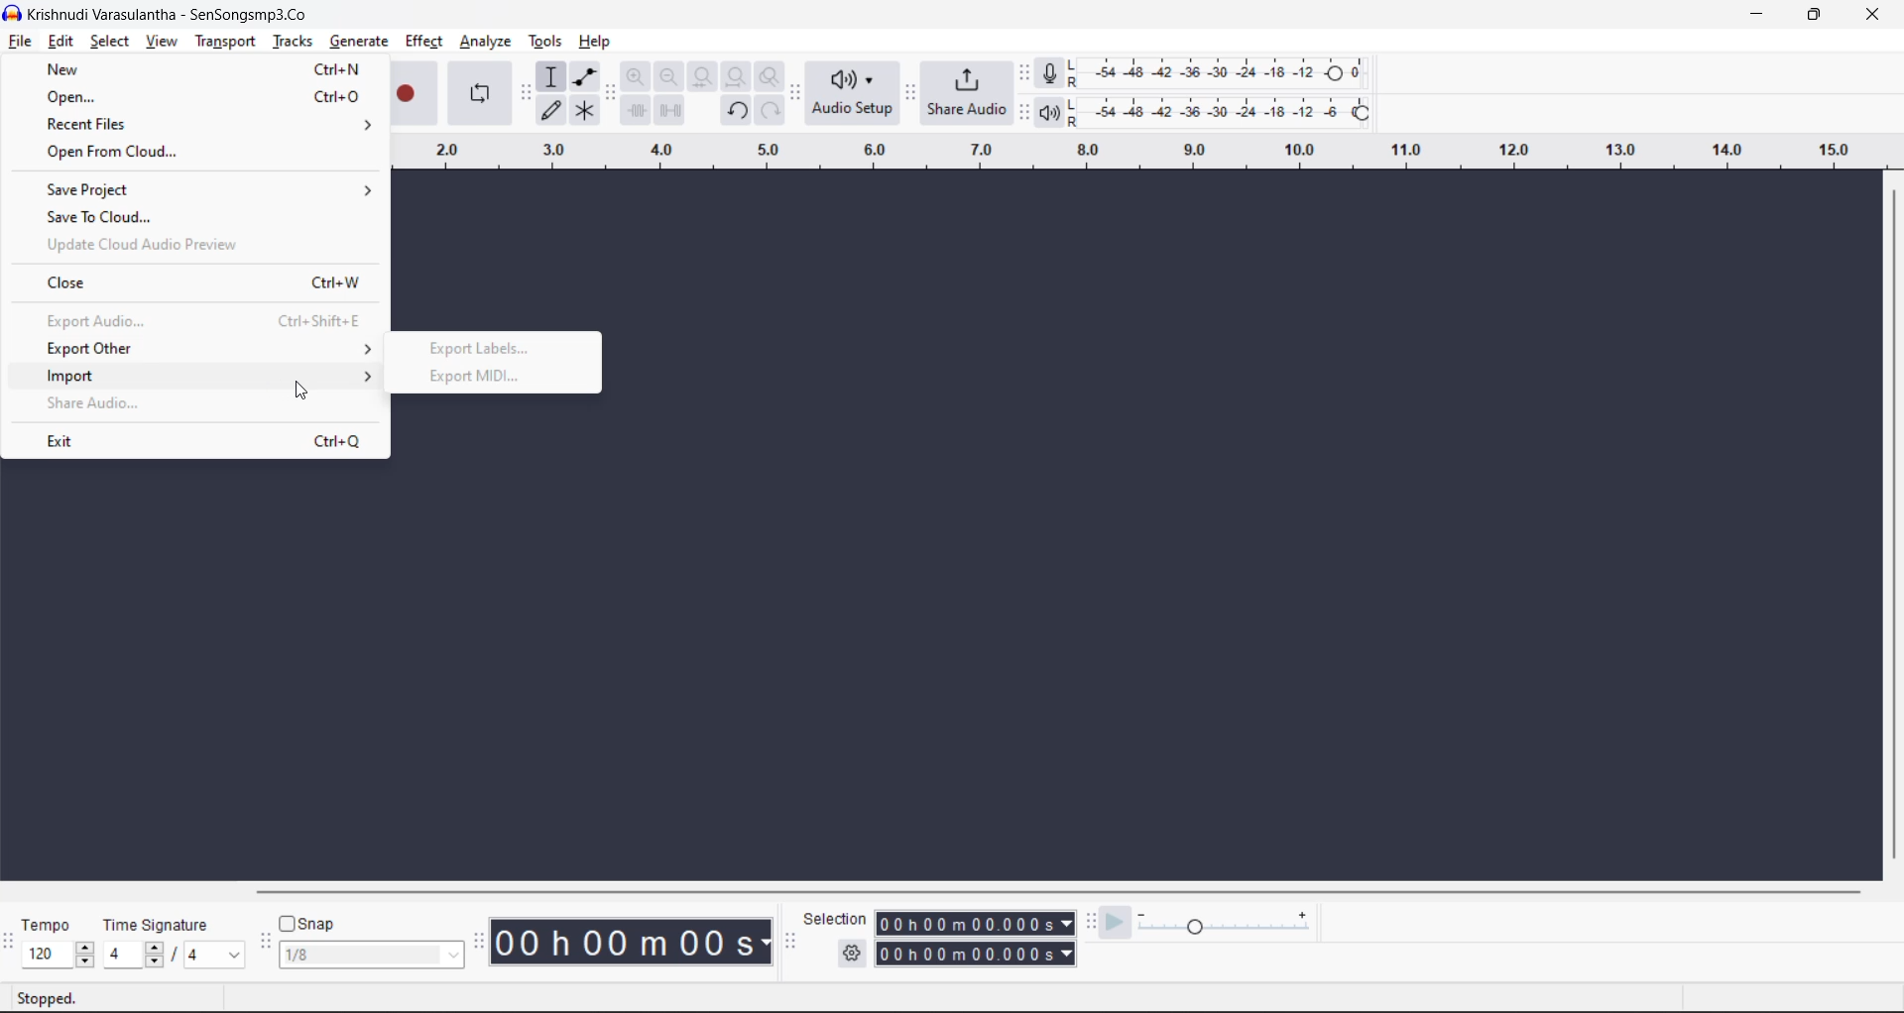 The height and width of the screenshot is (1013, 1904). Describe the element at coordinates (371, 956) in the screenshot. I see `snap frame` at that location.